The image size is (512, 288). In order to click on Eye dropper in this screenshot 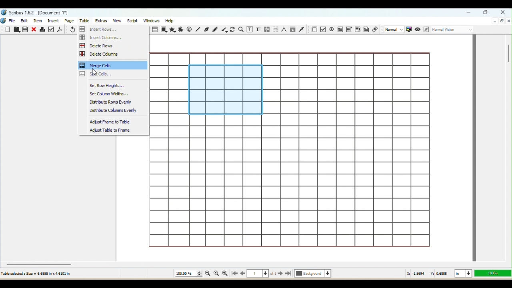, I will do `click(302, 30)`.